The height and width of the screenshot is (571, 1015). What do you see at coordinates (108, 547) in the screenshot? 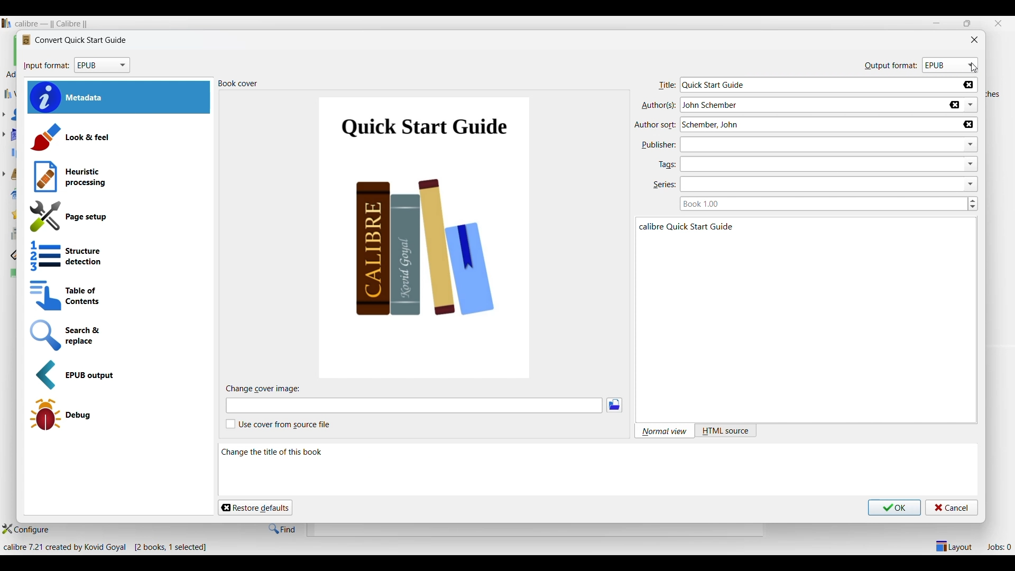
I see `Details of software` at bounding box center [108, 547].